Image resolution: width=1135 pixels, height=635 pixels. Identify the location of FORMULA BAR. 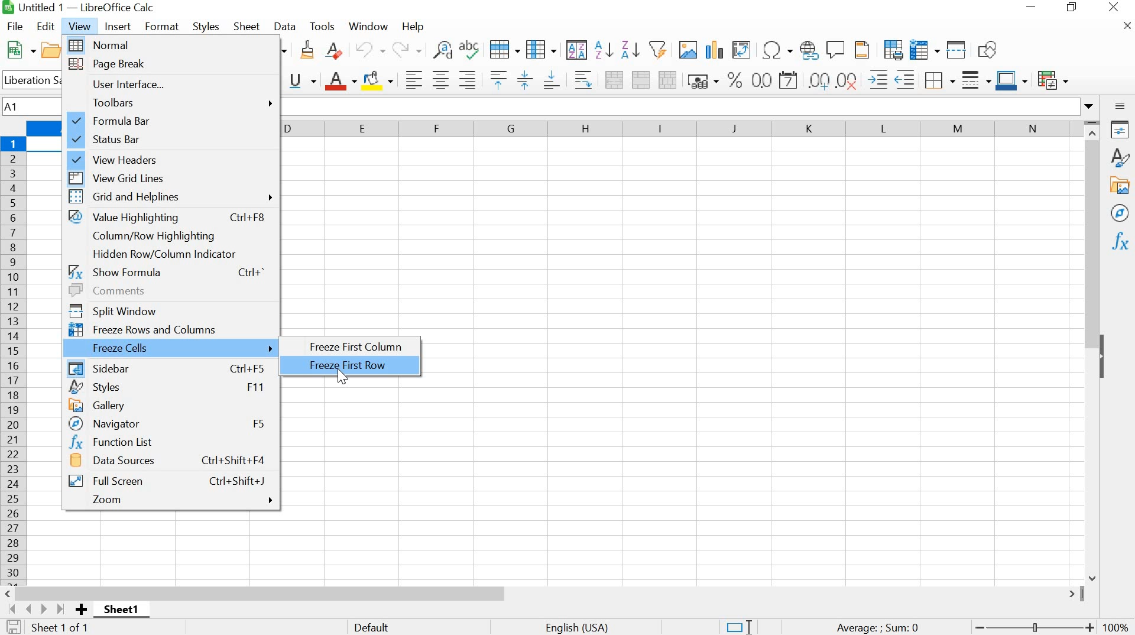
(173, 121).